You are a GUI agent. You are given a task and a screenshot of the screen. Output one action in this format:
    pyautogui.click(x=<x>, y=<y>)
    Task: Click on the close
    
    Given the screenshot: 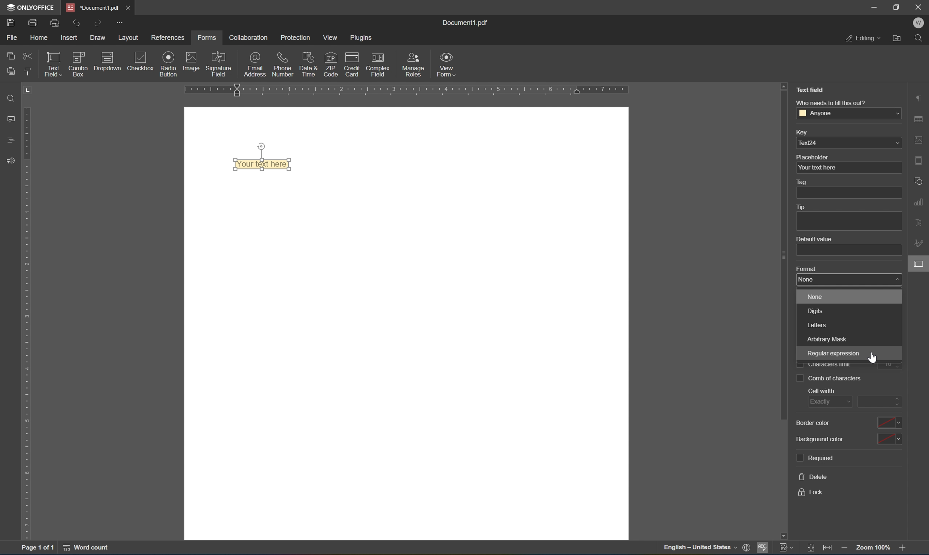 What is the action you would take?
    pyautogui.click(x=127, y=7)
    